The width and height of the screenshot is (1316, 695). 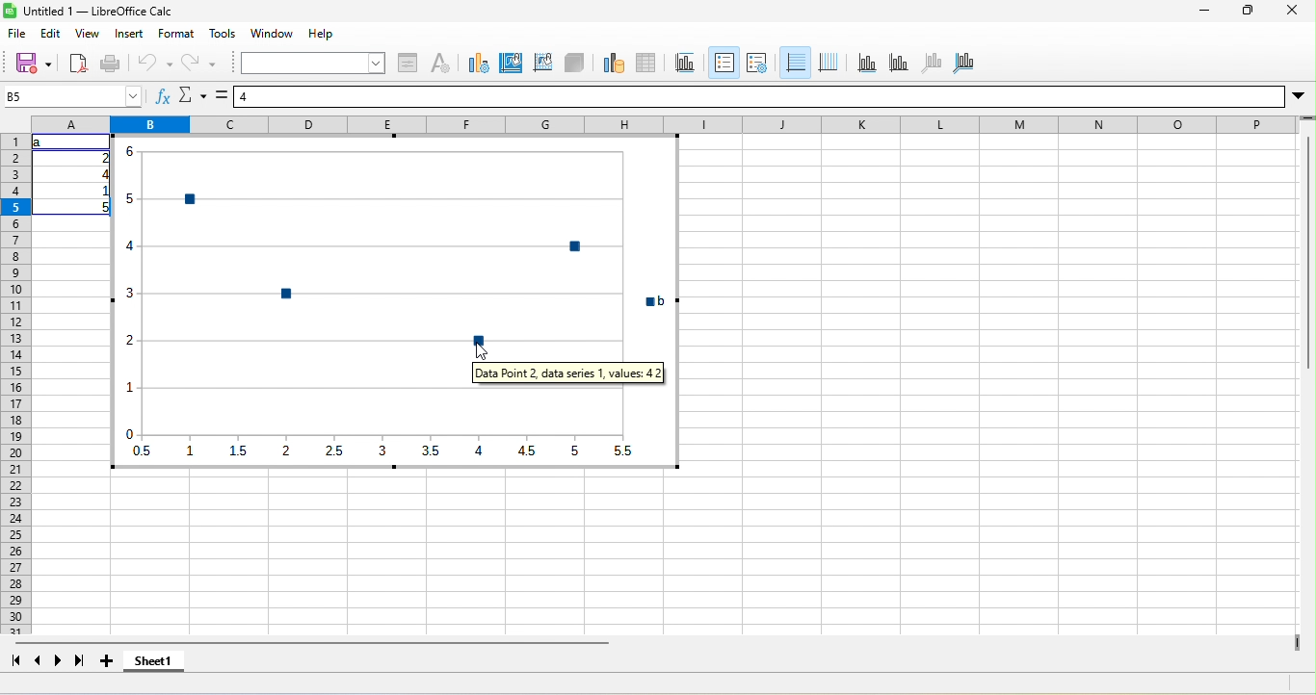 What do you see at coordinates (129, 34) in the screenshot?
I see `insert` at bounding box center [129, 34].